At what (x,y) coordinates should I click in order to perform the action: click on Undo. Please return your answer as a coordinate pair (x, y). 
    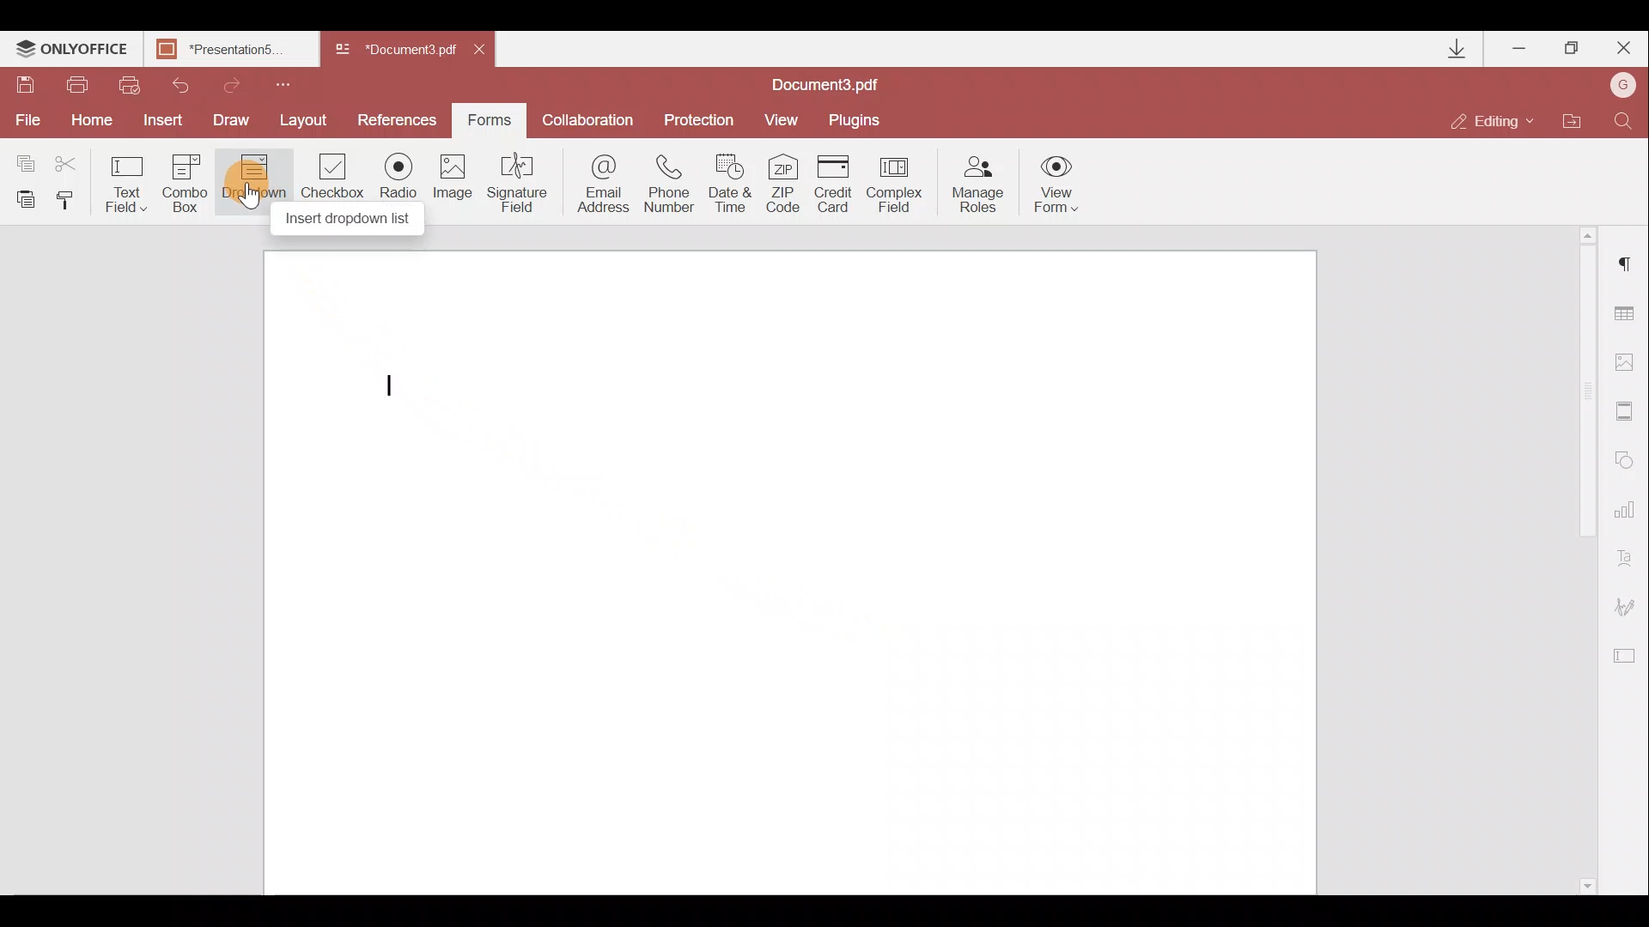
    Looking at the image, I should click on (180, 86).